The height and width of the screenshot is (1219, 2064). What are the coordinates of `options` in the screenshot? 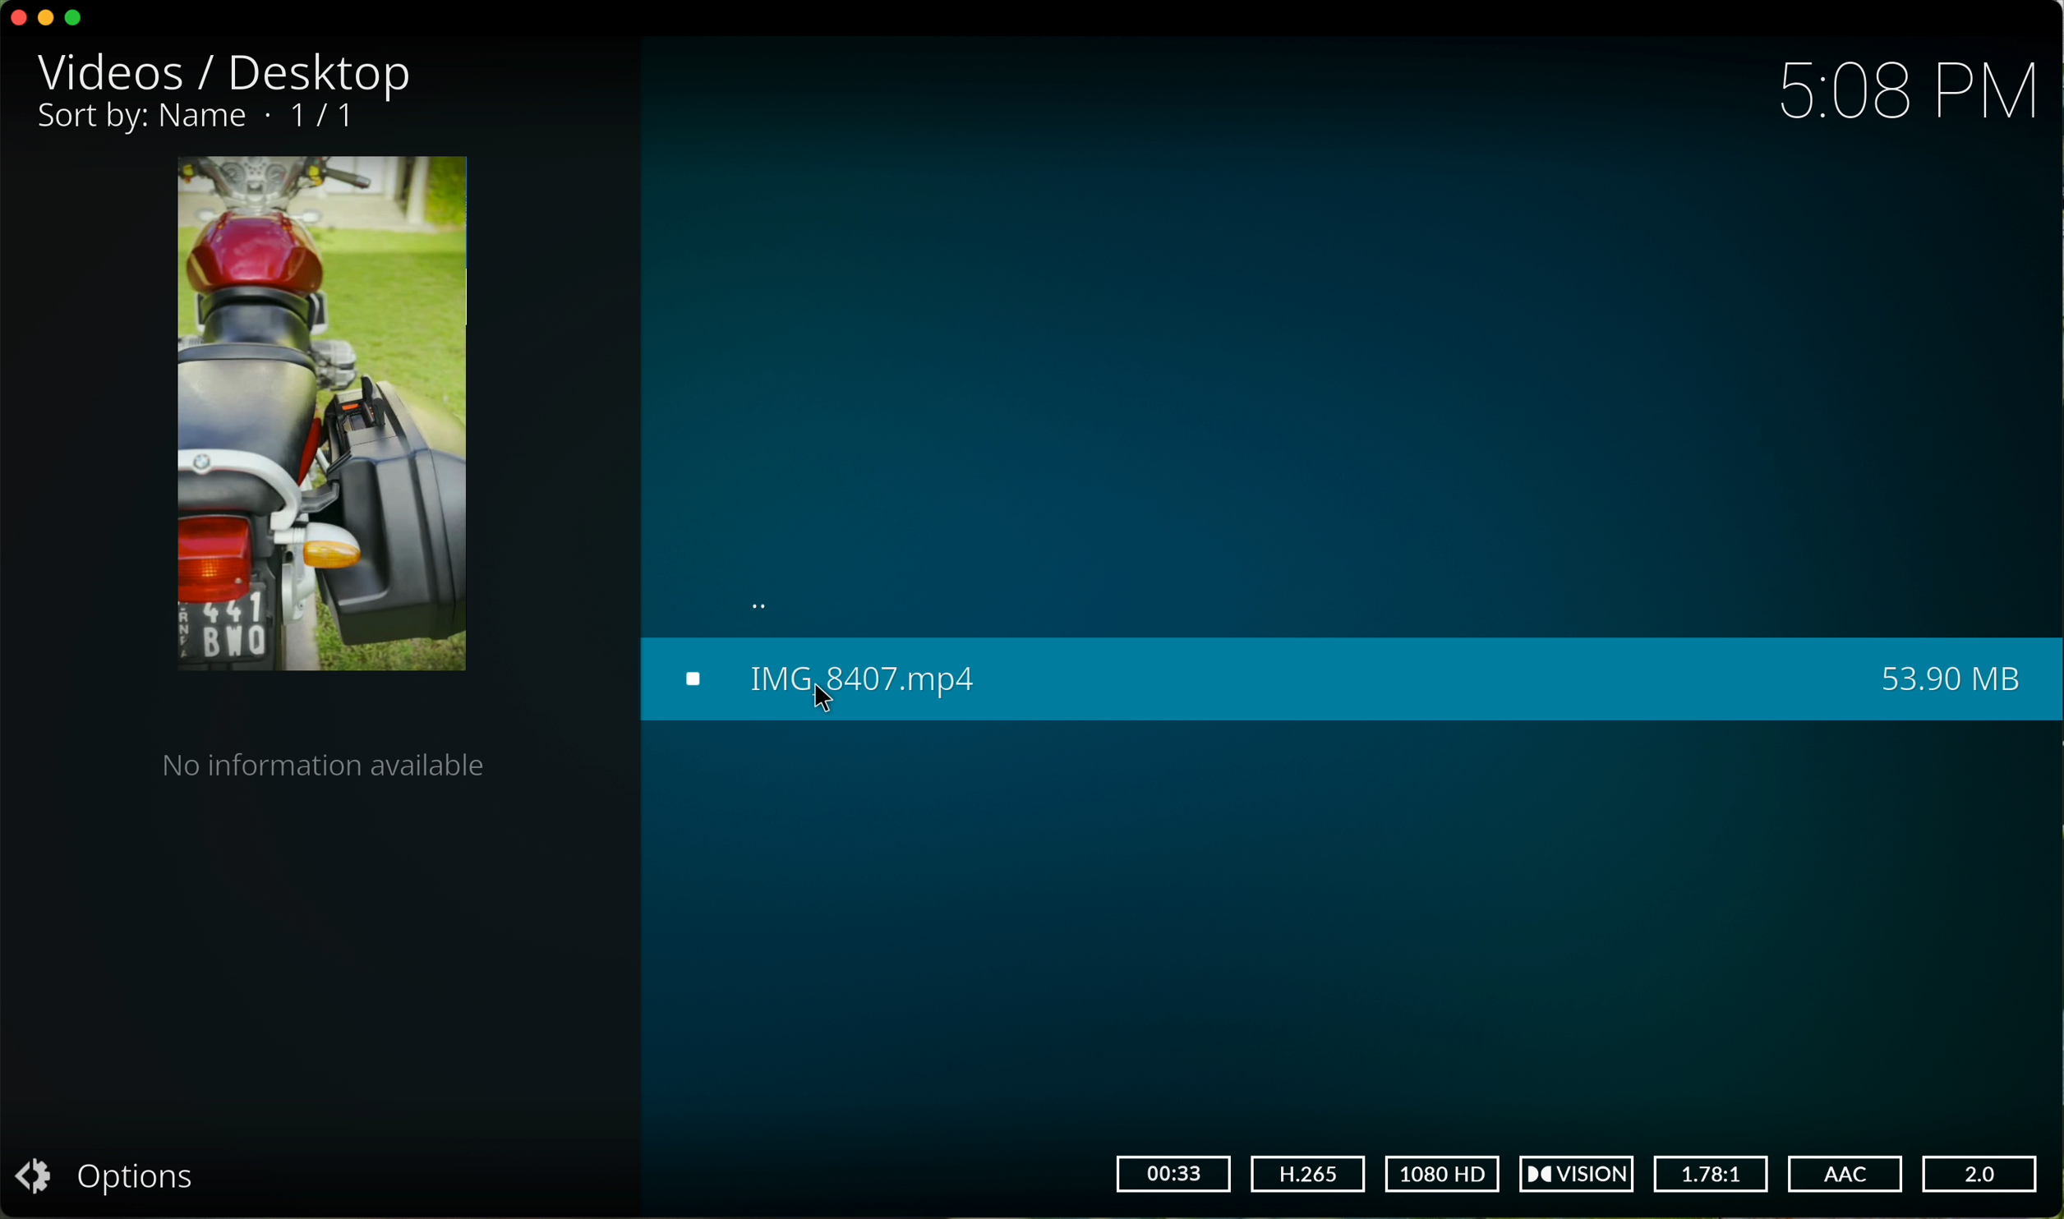 It's located at (117, 1175).